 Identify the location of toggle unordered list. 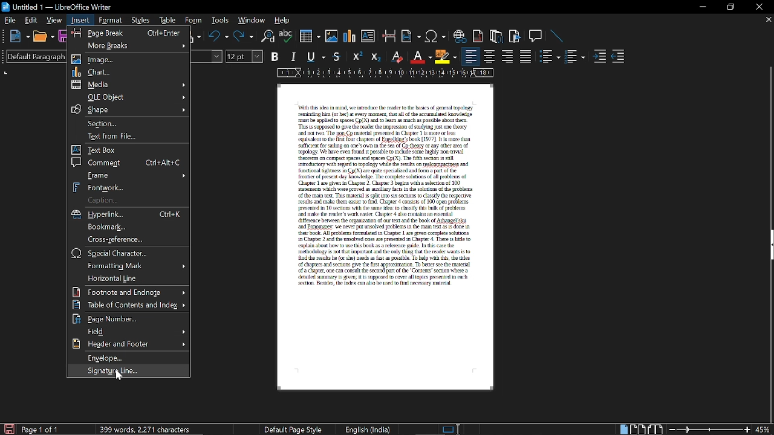
(549, 57).